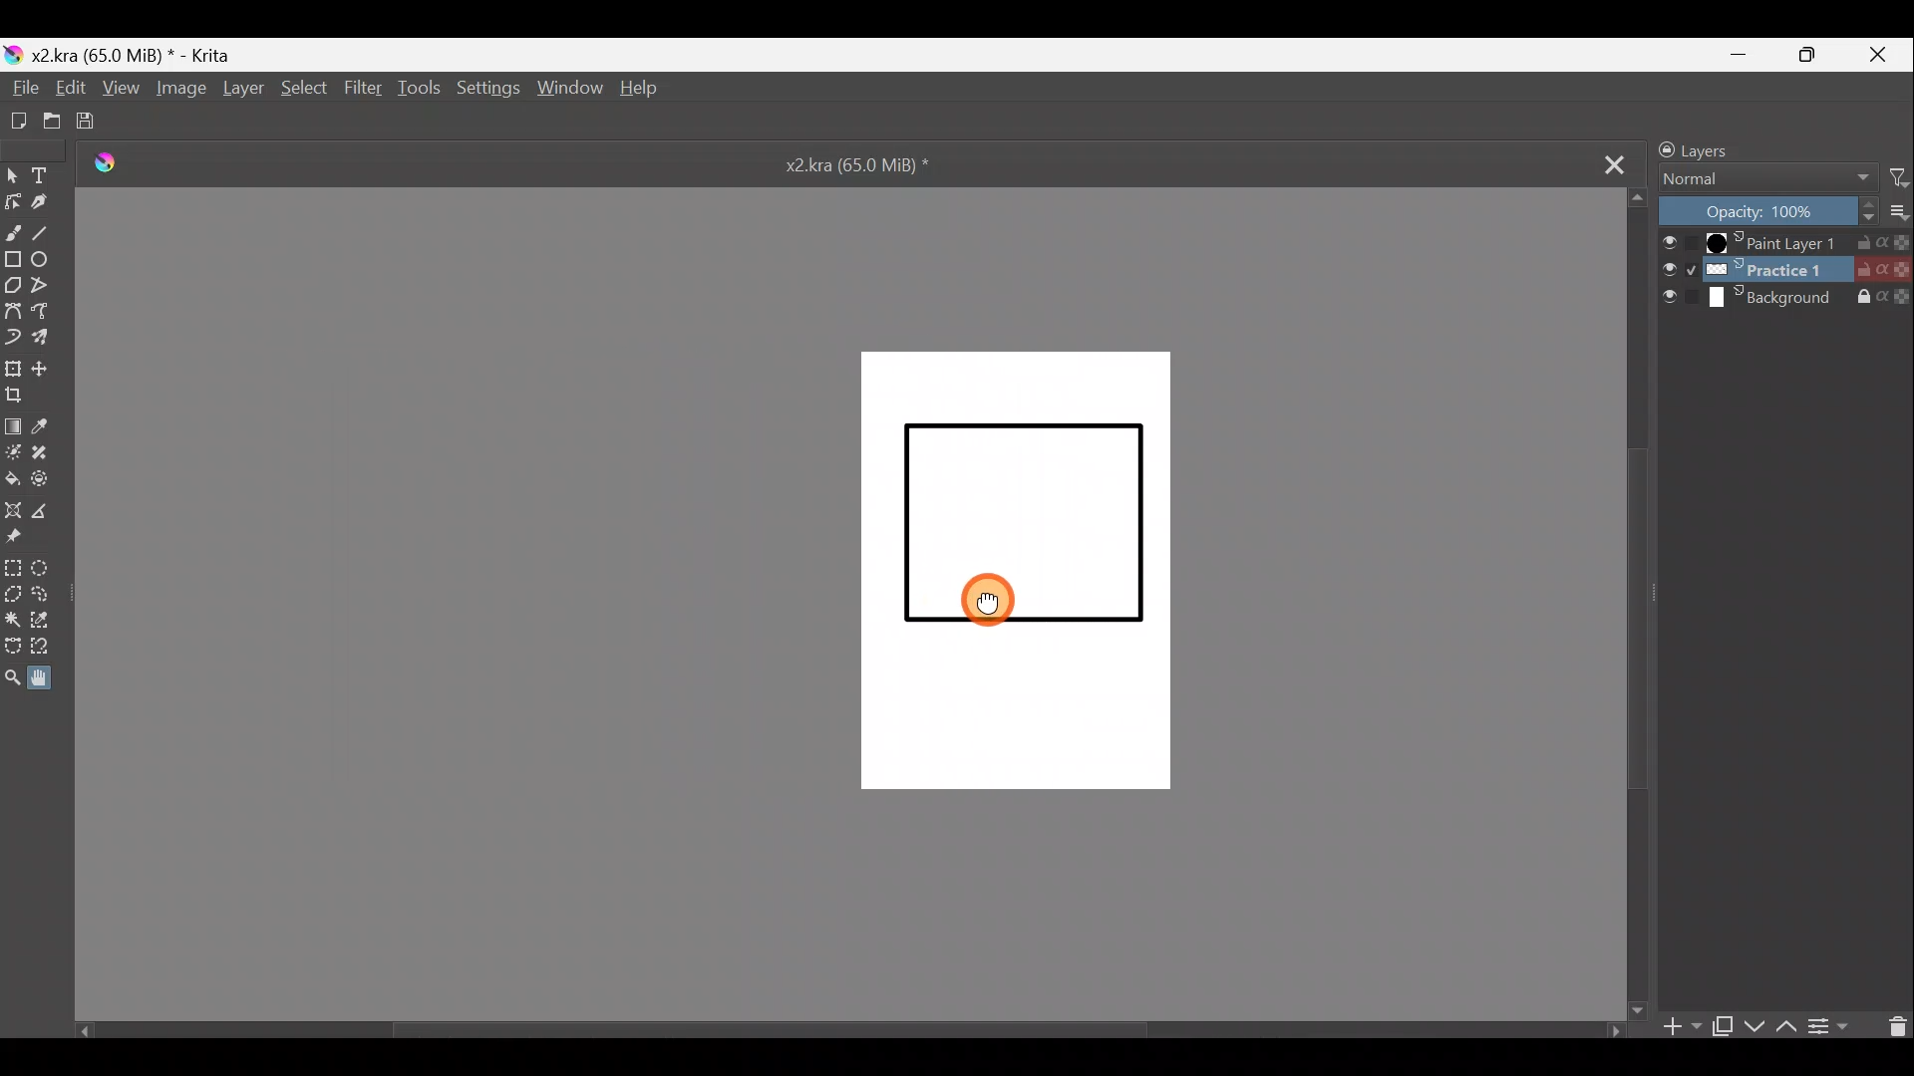 This screenshot has width=1914, height=1076. Describe the element at coordinates (46, 313) in the screenshot. I see `Freehand path tool` at that location.